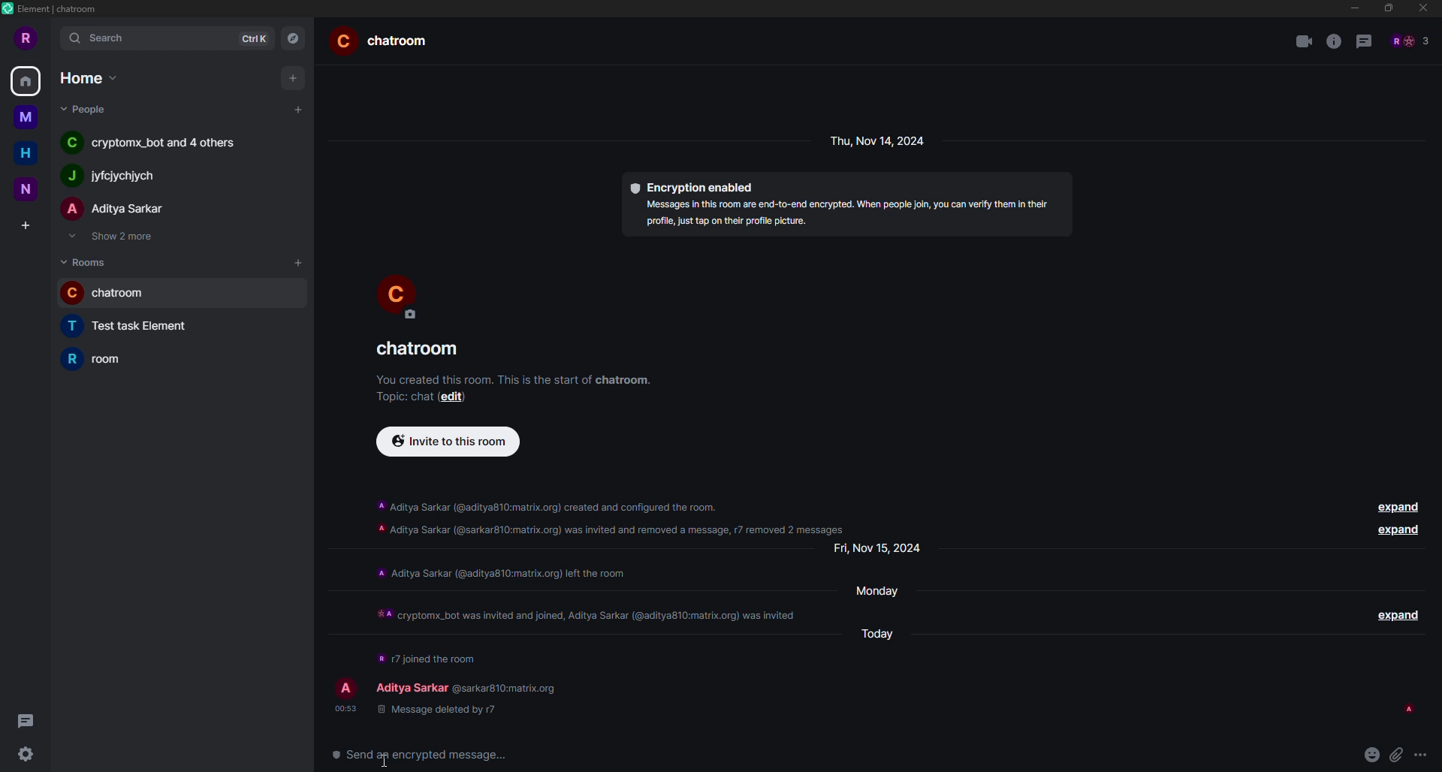 The width and height of the screenshot is (1442, 772). What do you see at coordinates (87, 261) in the screenshot?
I see `rooms` at bounding box center [87, 261].